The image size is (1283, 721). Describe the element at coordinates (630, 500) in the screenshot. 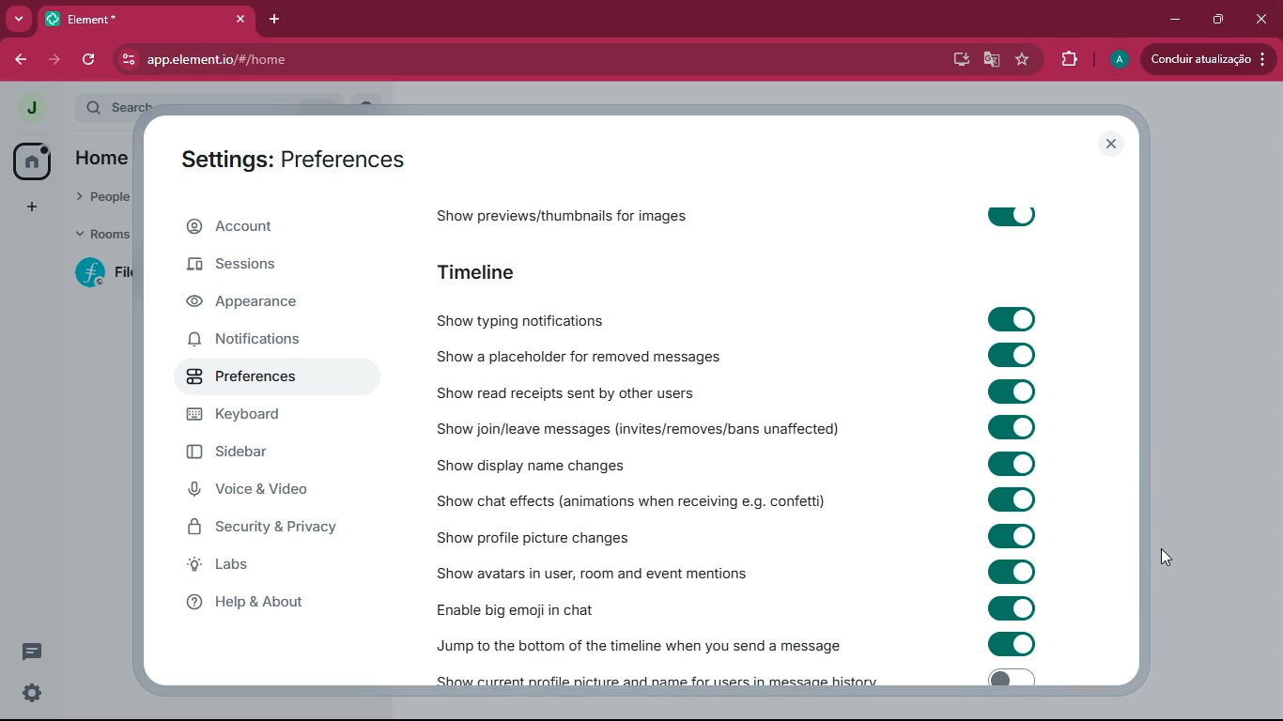

I see `show chat effects (animations when receiving e.g. confetti)` at that location.